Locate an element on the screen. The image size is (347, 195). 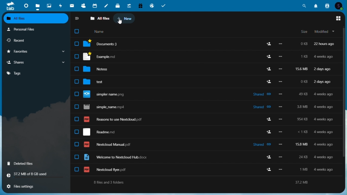
1 mb is located at coordinates (303, 170).